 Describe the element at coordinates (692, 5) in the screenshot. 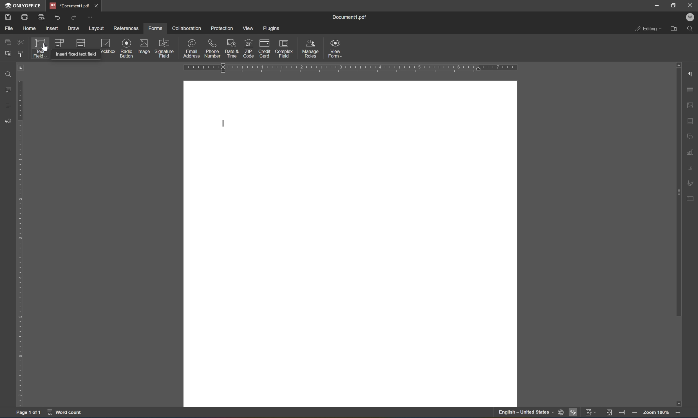

I see `close` at that location.